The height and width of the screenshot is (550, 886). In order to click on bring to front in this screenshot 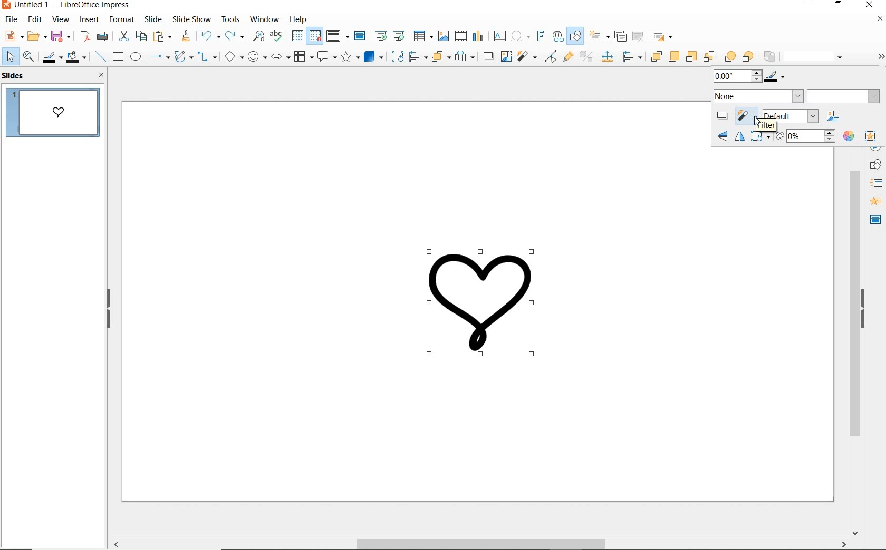, I will do `click(655, 55)`.